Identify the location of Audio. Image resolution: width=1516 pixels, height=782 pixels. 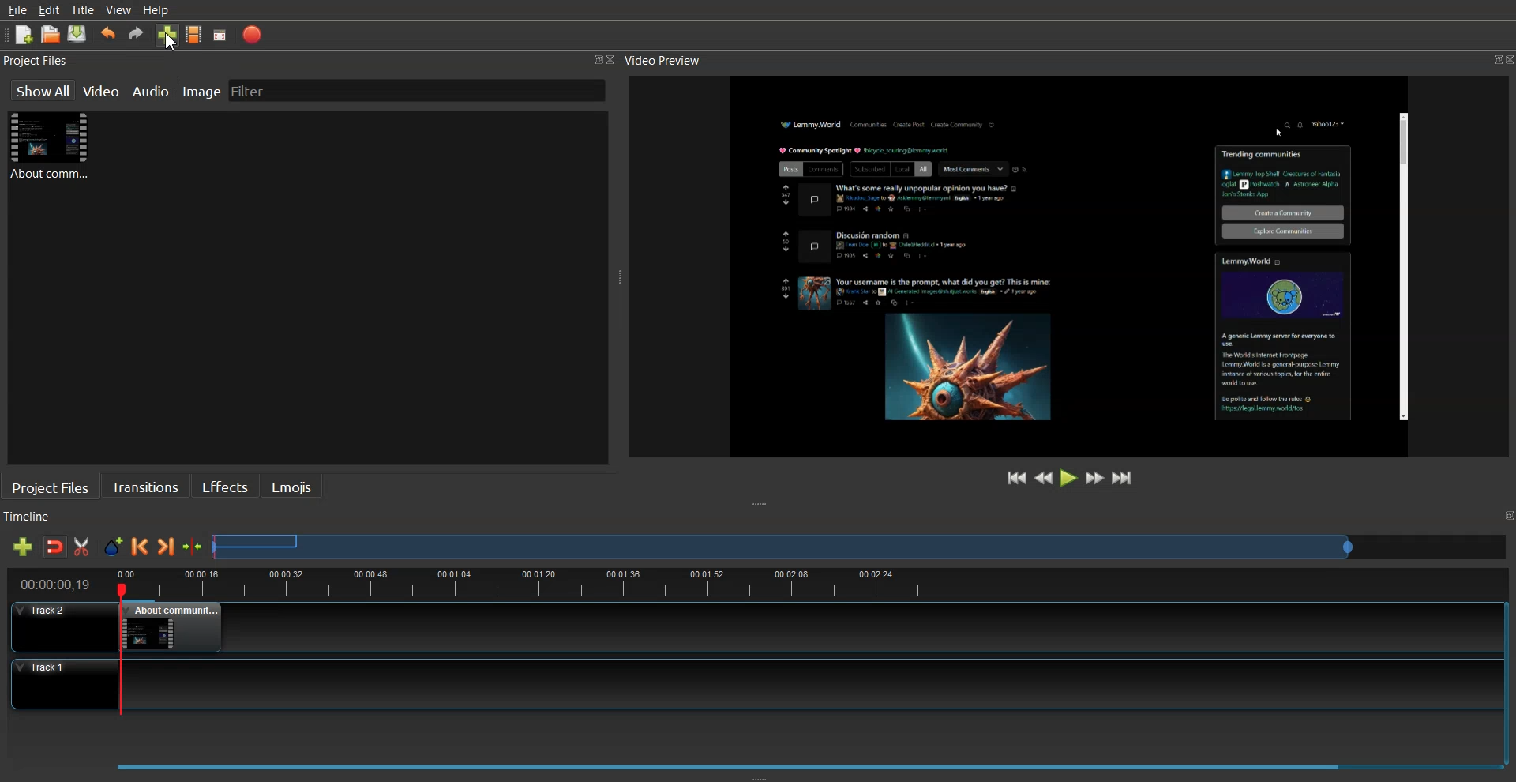
(152, 90).